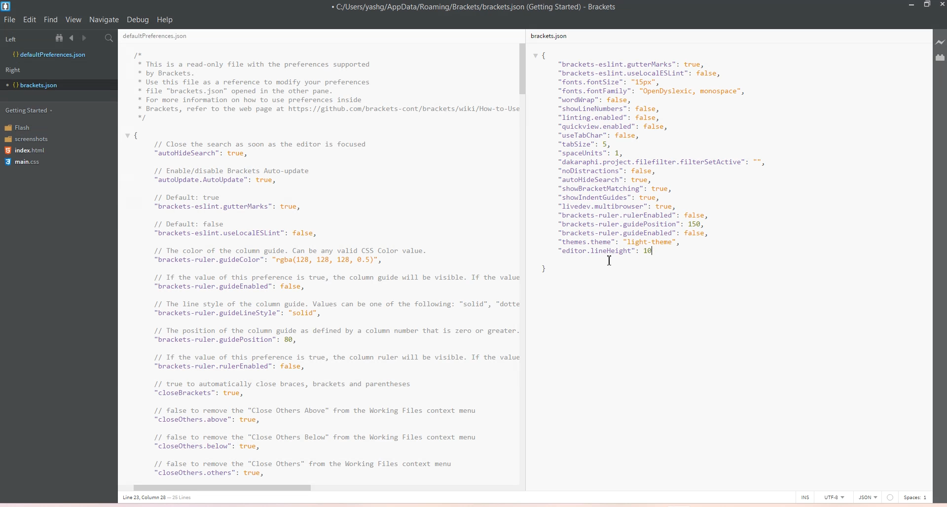 This screenshot has height=507, width=947. I want to click on C/Users/yashg/AppData/Roaming/Brackets/brackets json (Getting Started) - Brackets, so click(481, 7).